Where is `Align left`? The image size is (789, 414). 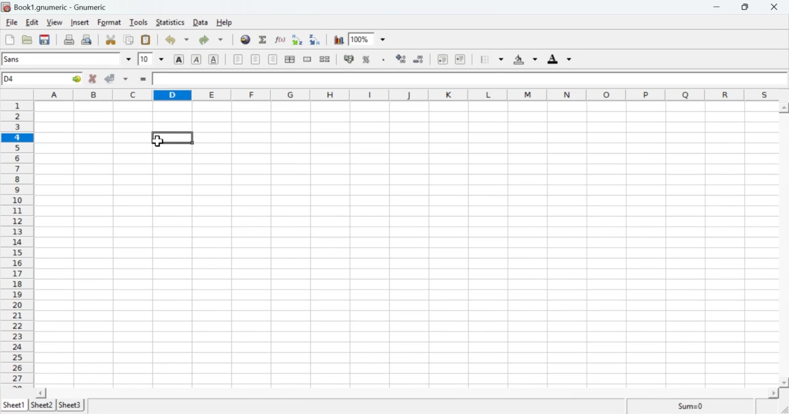 Align left is located at coordinates (238, 59).